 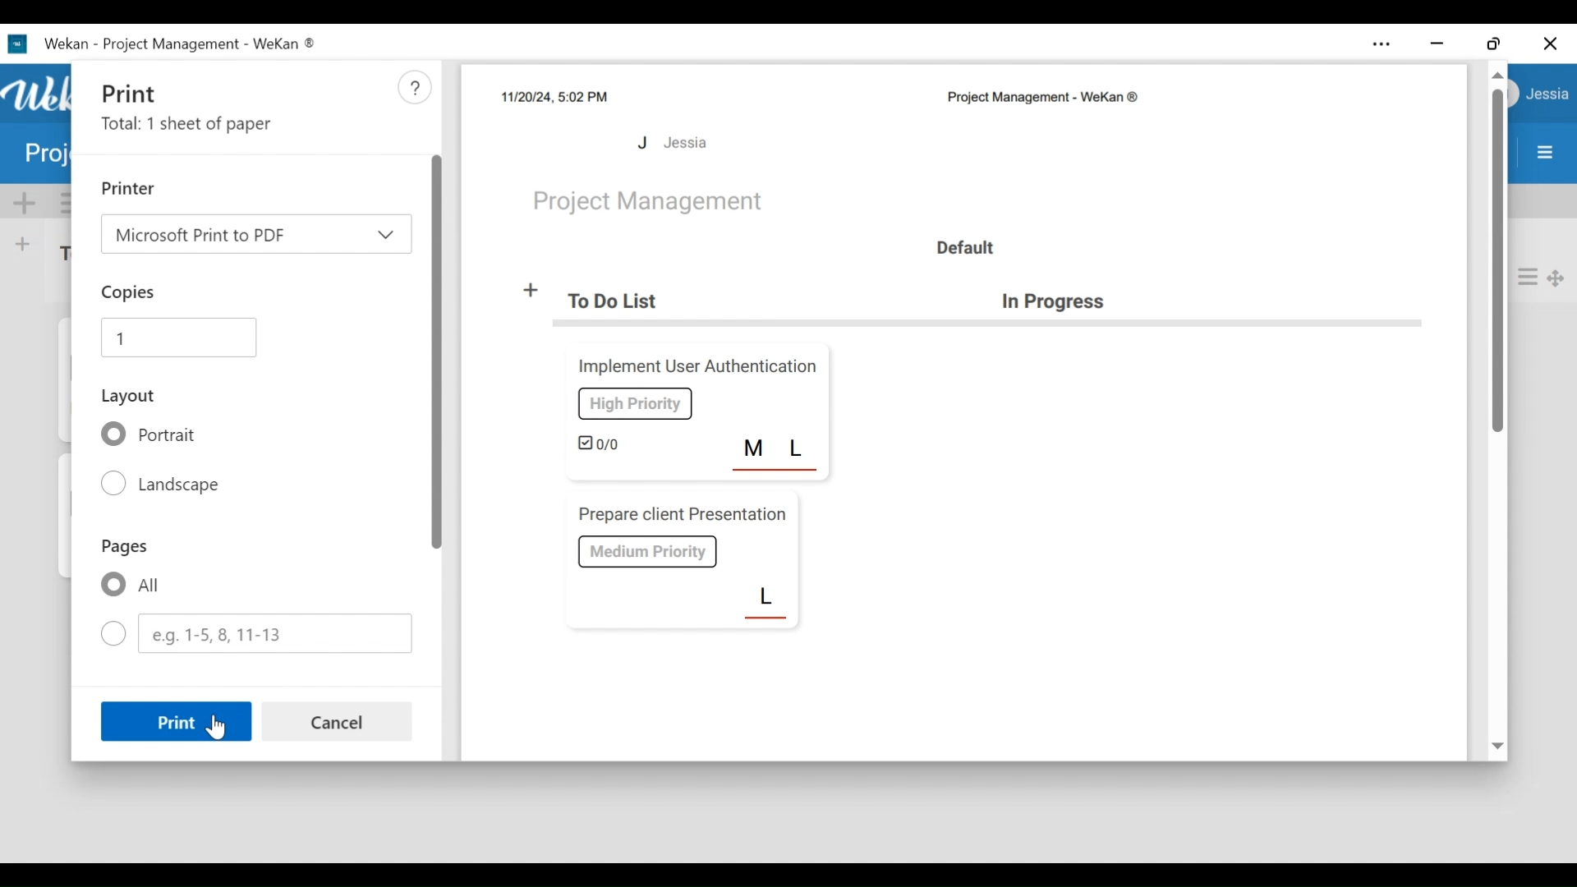 What do you see at coordinates (1549, 95) in the screenshot?
I see `Member menu` at bounding box center [1549, 95].